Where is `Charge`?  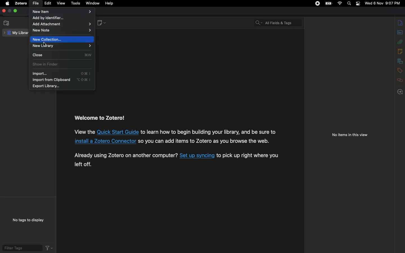 Charge is located at coordinates (327, 3).